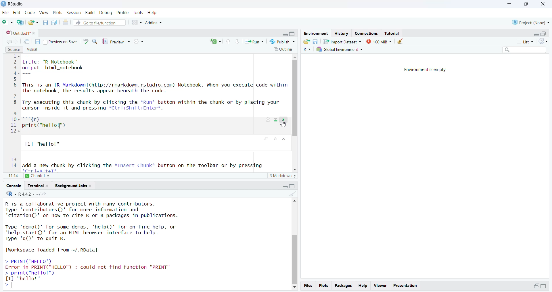  I want to click on file, so click(6, 13).